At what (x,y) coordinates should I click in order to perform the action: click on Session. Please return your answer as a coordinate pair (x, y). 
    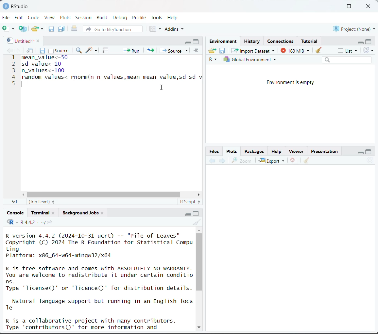
    Looking at the image, I should click on (84, 18).